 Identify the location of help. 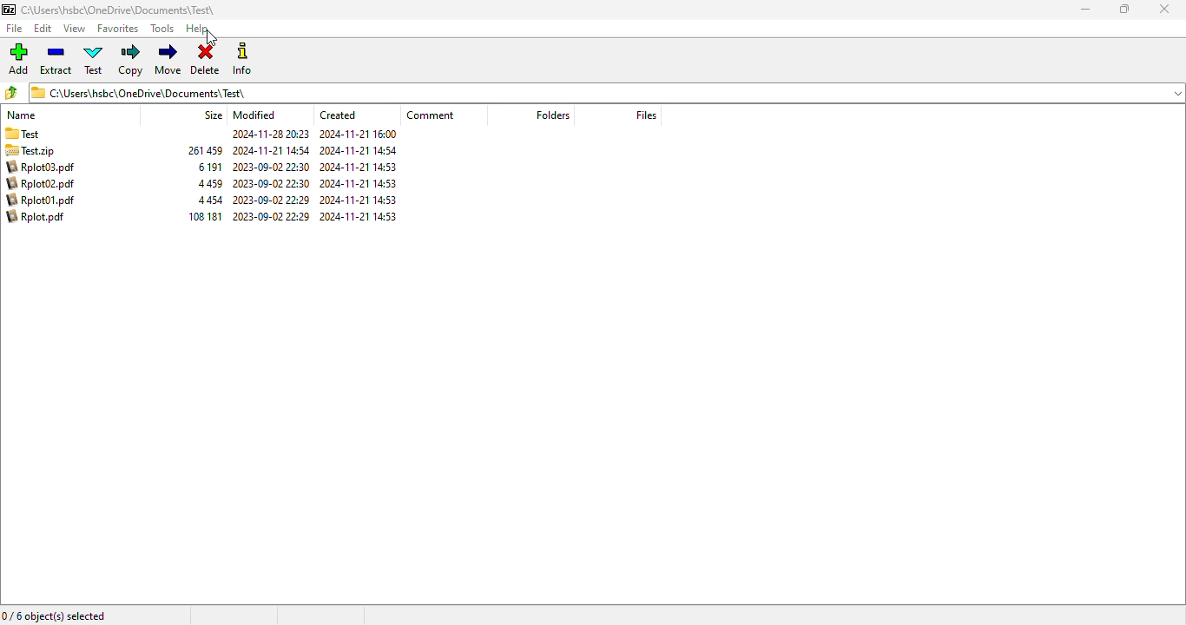
(197, 29).